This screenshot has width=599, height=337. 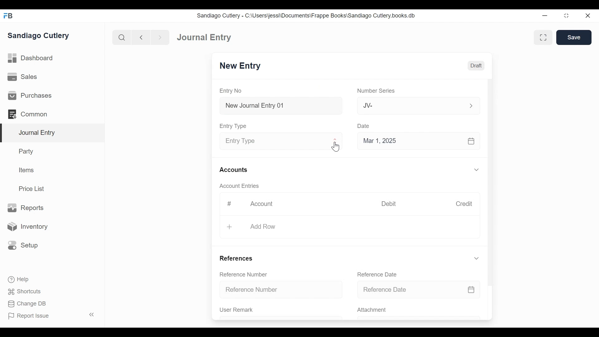 I want to click on Jv-, so click(x=414, y=106).